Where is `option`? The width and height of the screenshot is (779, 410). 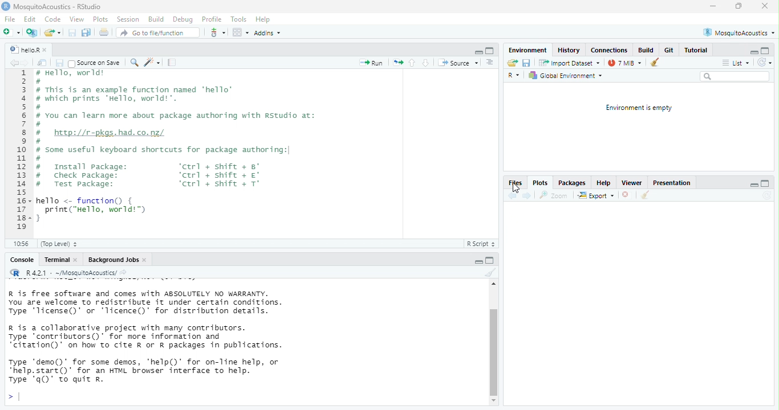 option is located at coordinates (240, 32).